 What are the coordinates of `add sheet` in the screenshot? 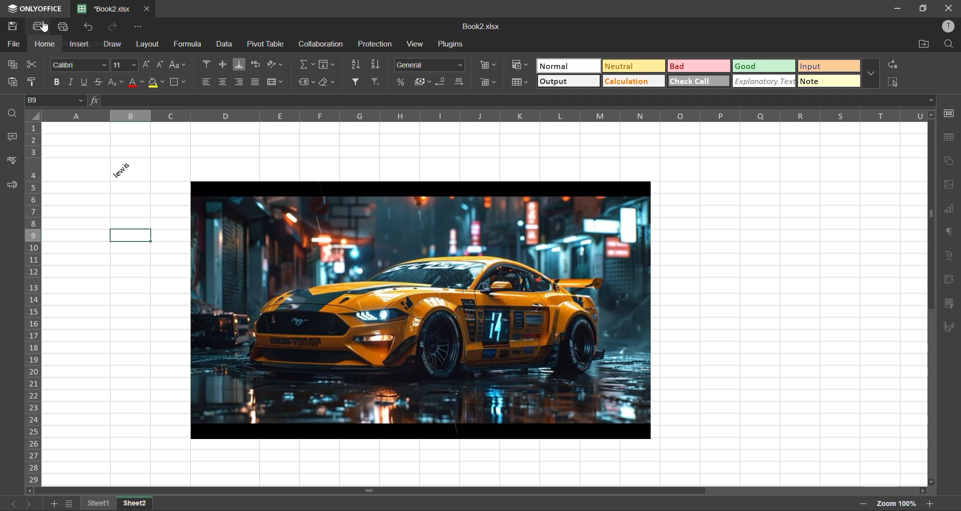 It's located at (53, 504).